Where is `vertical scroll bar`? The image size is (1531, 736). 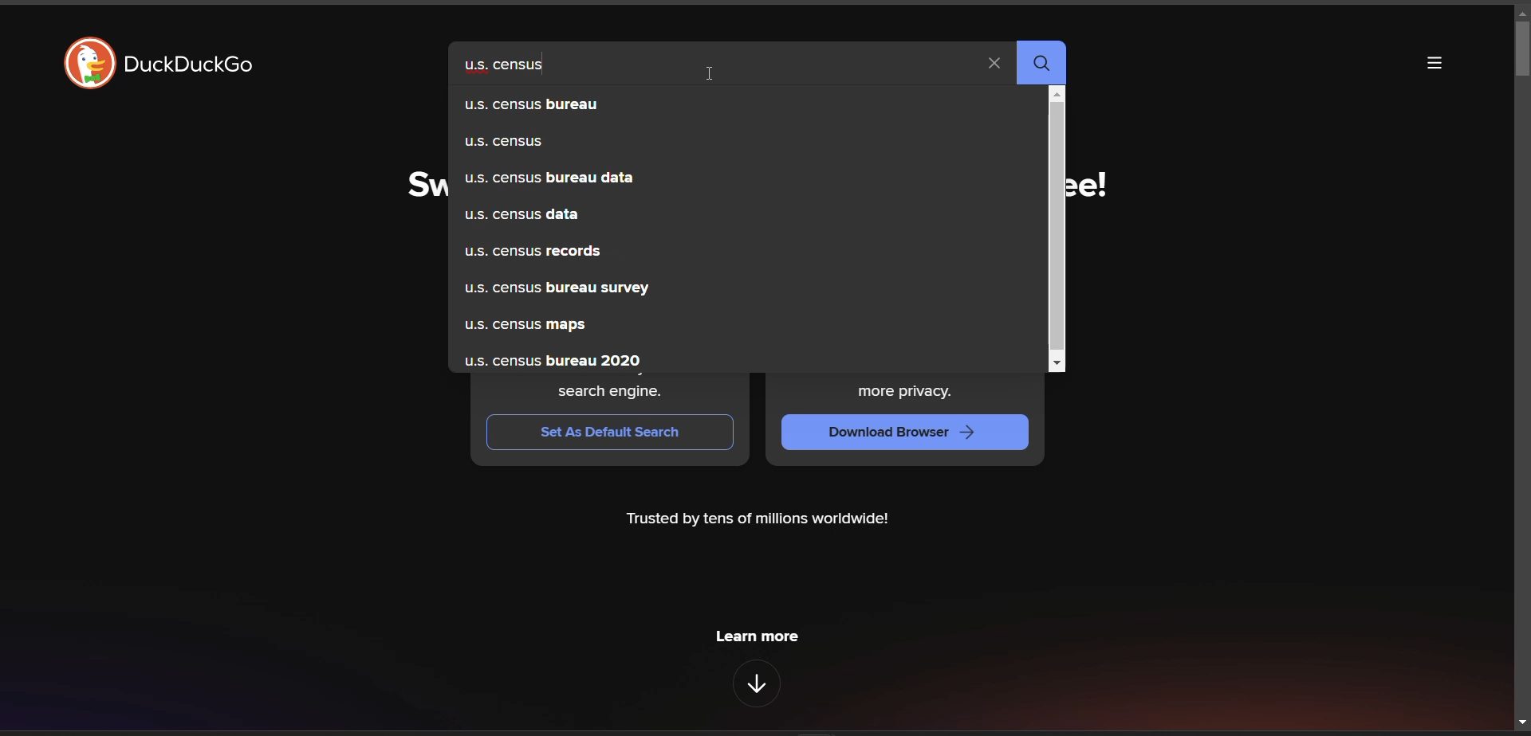
vertical scroll bar is located at coordinates (1521, 367).